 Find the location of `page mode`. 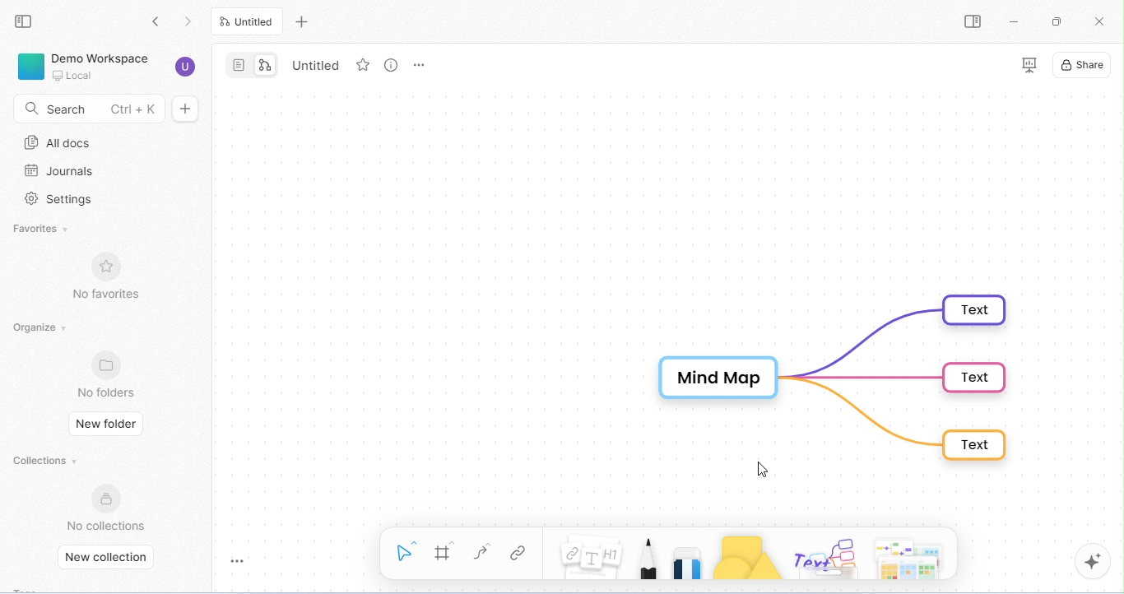

page mode is located at coordinates (238, 64).